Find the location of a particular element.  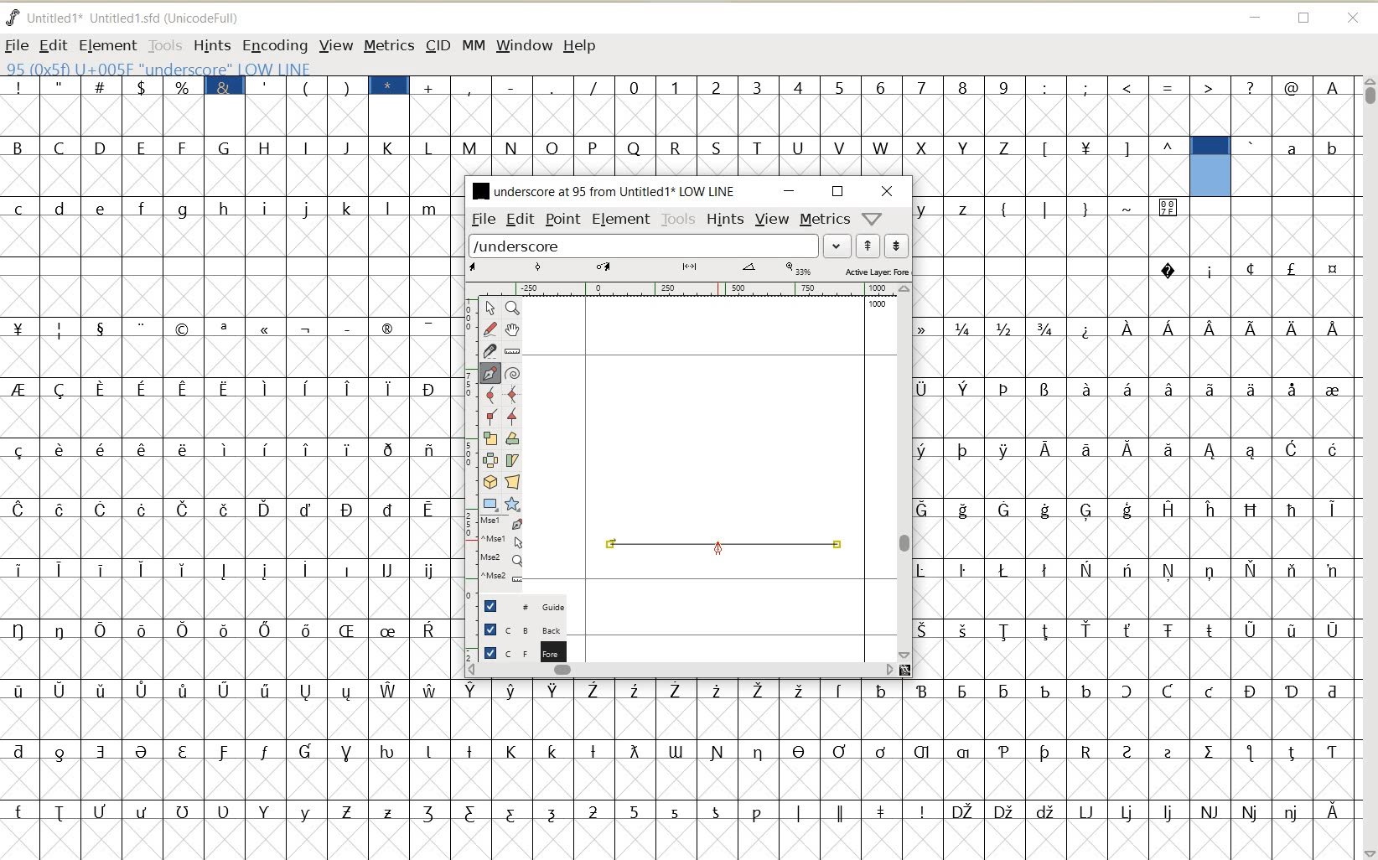

HELP is located at coordinates (582, 47).